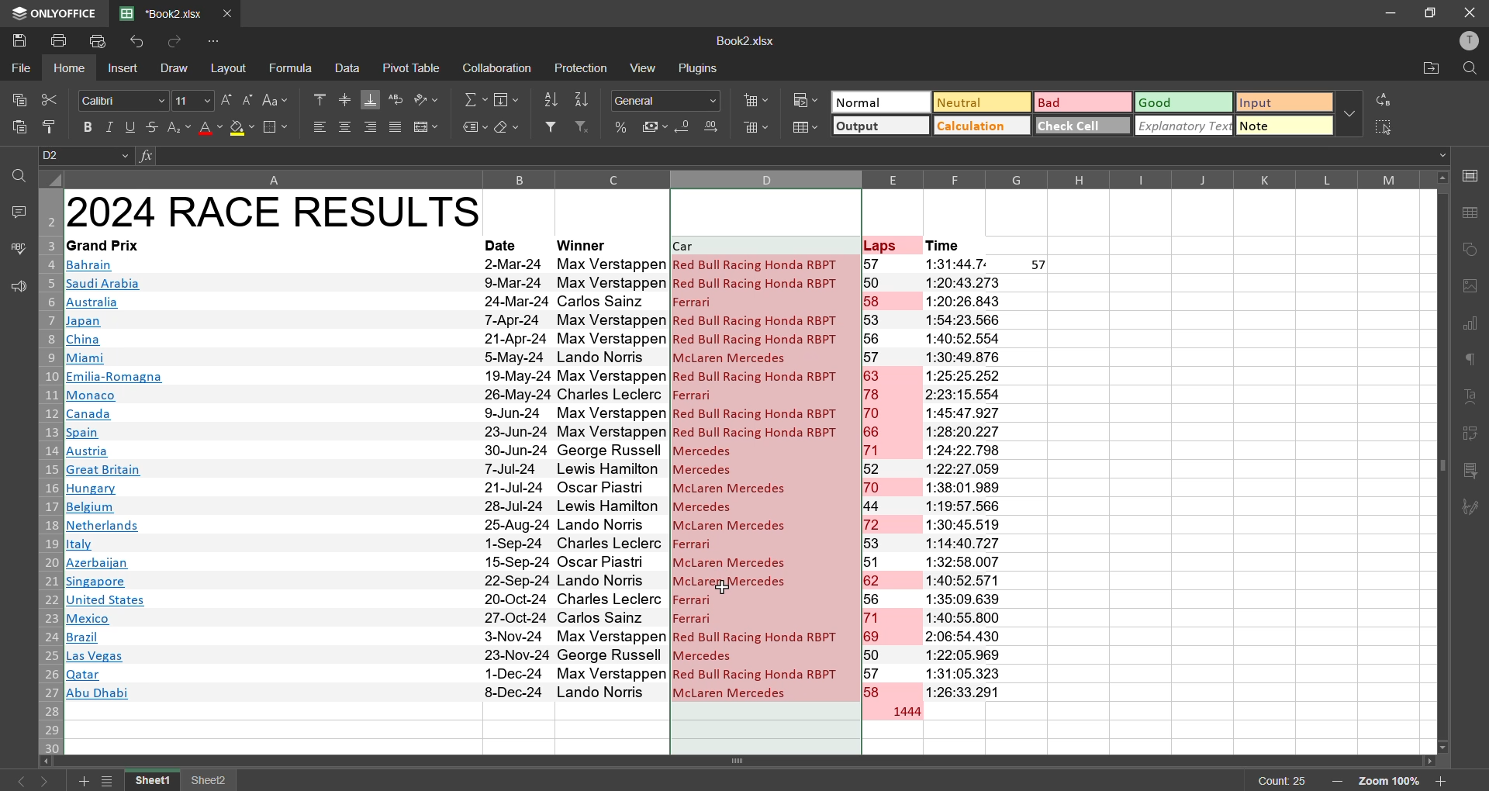  Describe the element at coordinates (1473, 213) in the screenshot. I see `table` at that location.